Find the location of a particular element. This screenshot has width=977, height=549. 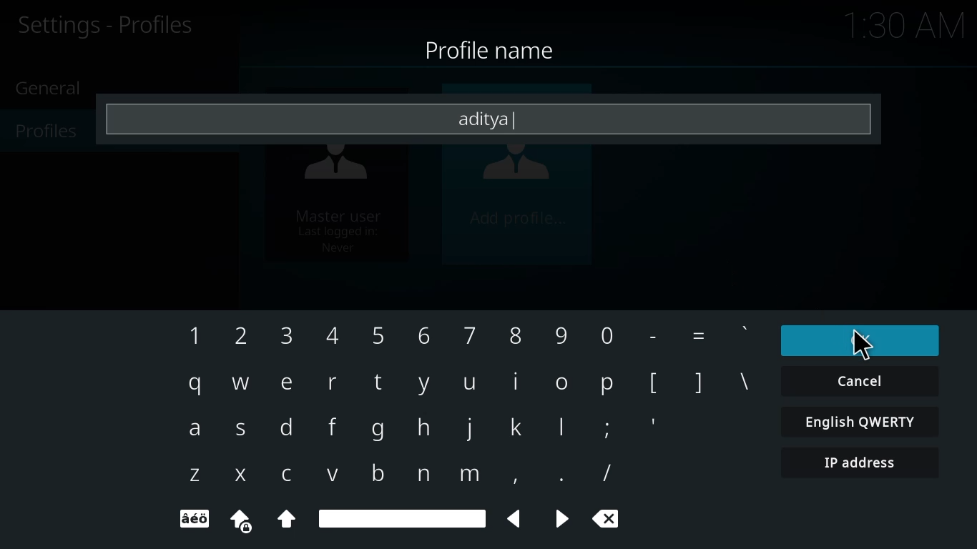

n is located at coordinates (421, 476).